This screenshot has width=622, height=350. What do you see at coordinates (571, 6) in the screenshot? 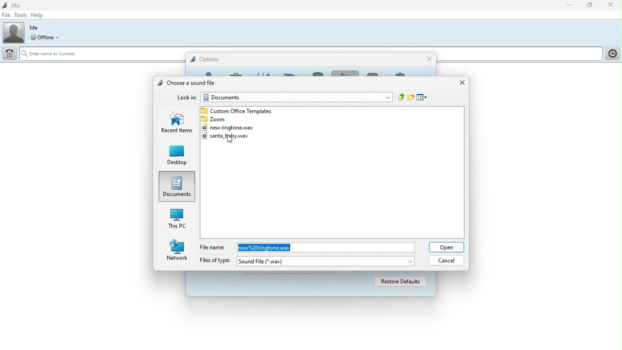
I see `Minimise` at bounding box center [571, 6].